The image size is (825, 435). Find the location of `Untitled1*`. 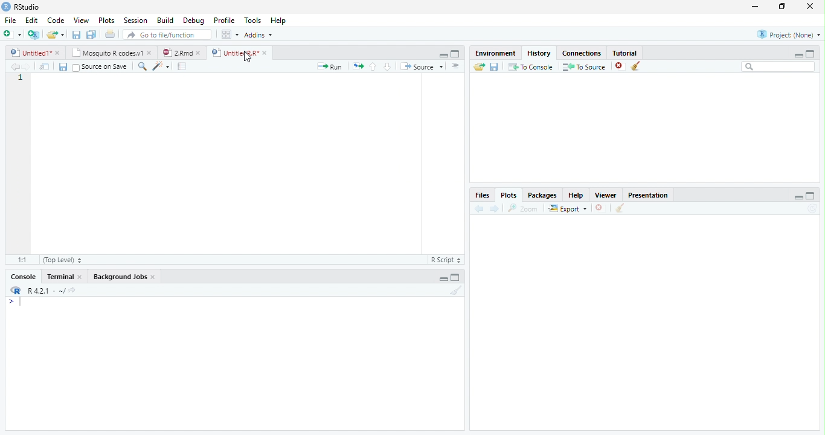

Untitled1* is located at coordinates (30, 53).